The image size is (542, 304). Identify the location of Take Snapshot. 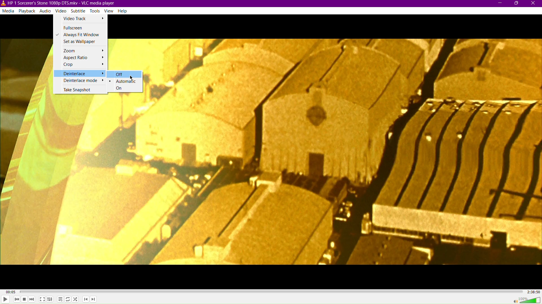
(80, 90).